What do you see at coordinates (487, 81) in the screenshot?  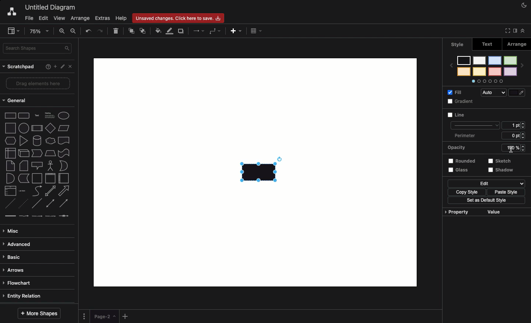 I see `Options` at bounding box center [487, 81].